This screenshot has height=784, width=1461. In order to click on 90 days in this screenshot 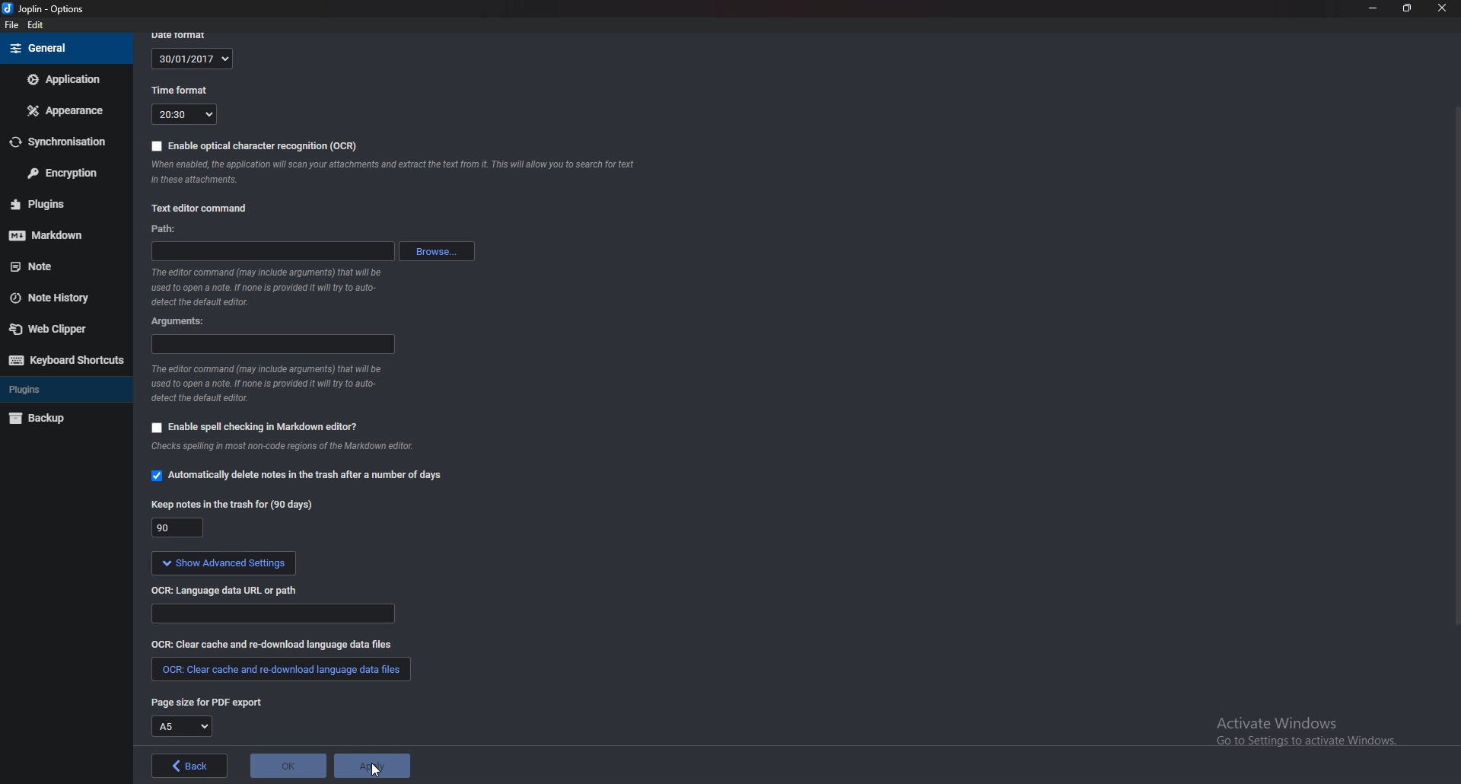, I will do `click(175, 528)`.